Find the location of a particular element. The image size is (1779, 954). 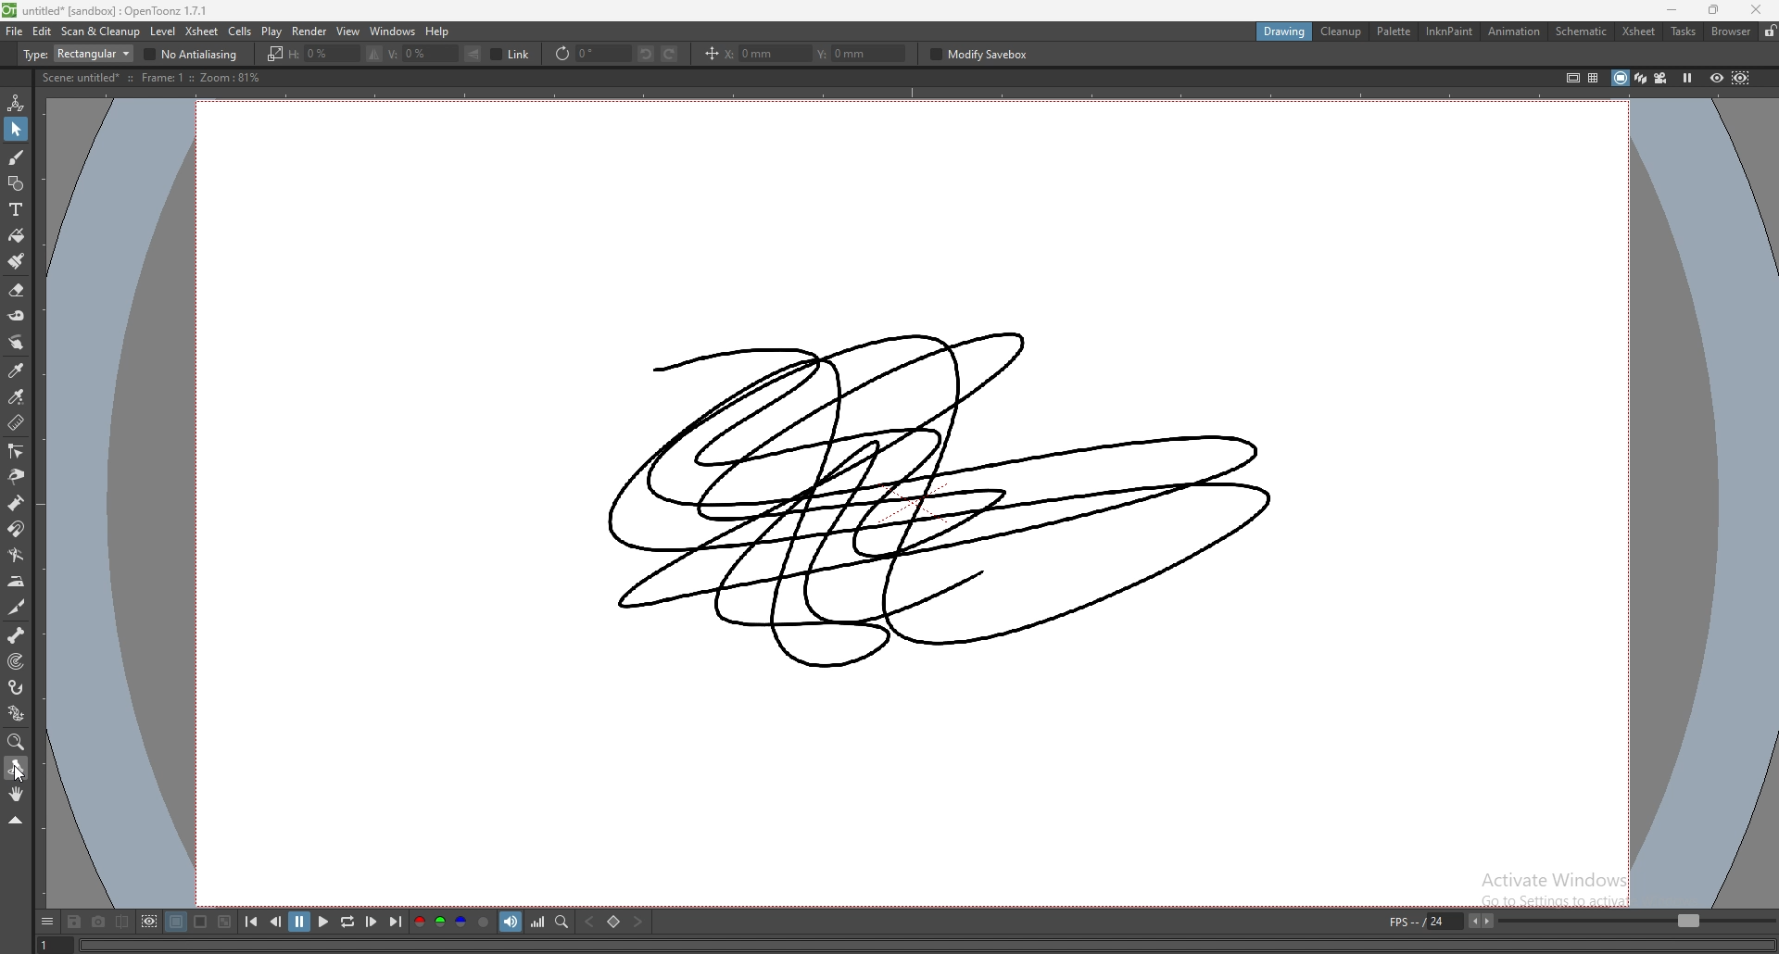

animation is located at coordinates (1515, 31).